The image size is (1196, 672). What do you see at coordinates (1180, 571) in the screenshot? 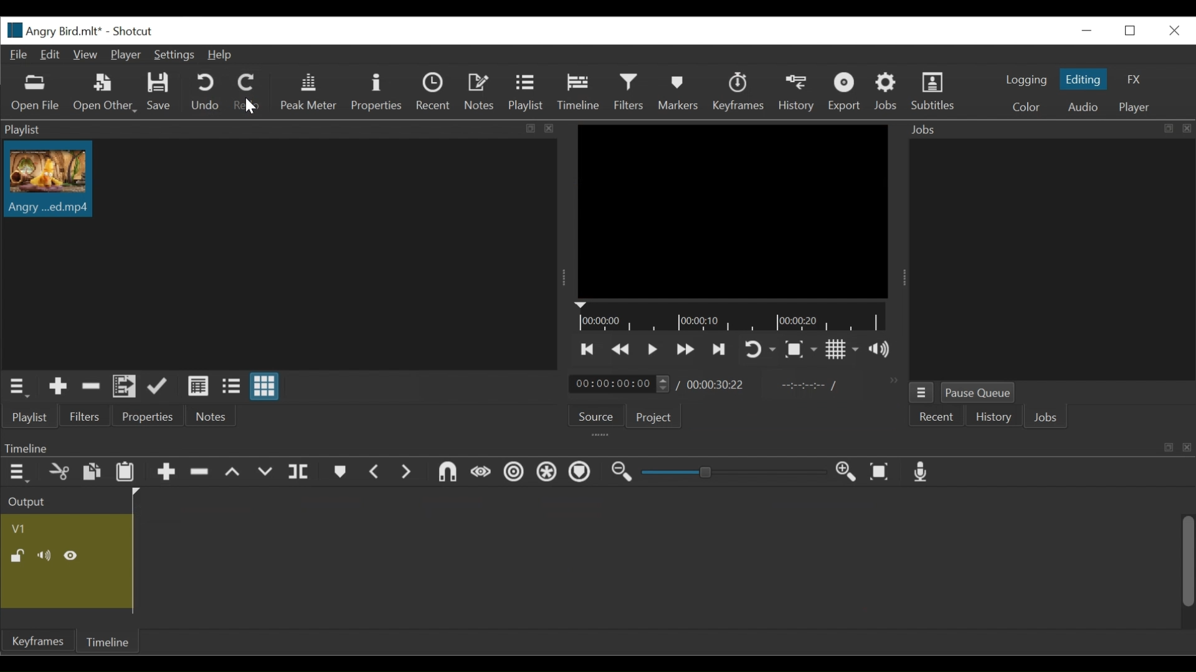
I see `vertical scroll bar` at bounding box center [1180, 571].